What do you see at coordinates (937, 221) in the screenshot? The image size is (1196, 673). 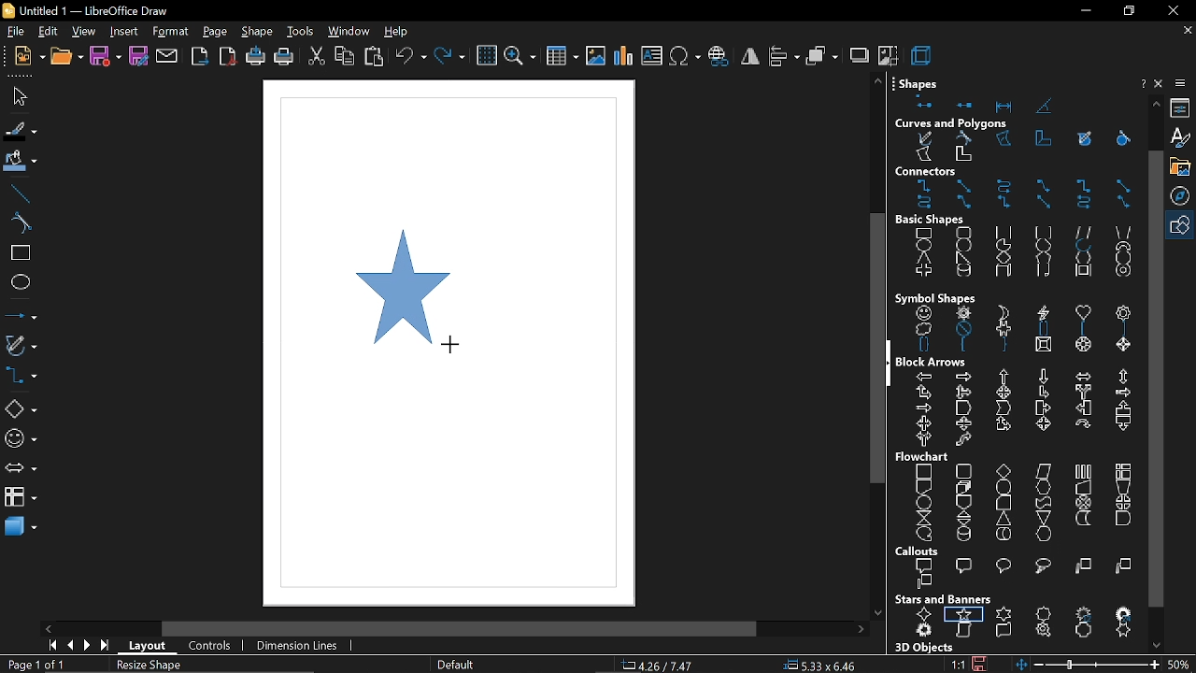 I see `basic shapes` at bounding box center [937, 221].